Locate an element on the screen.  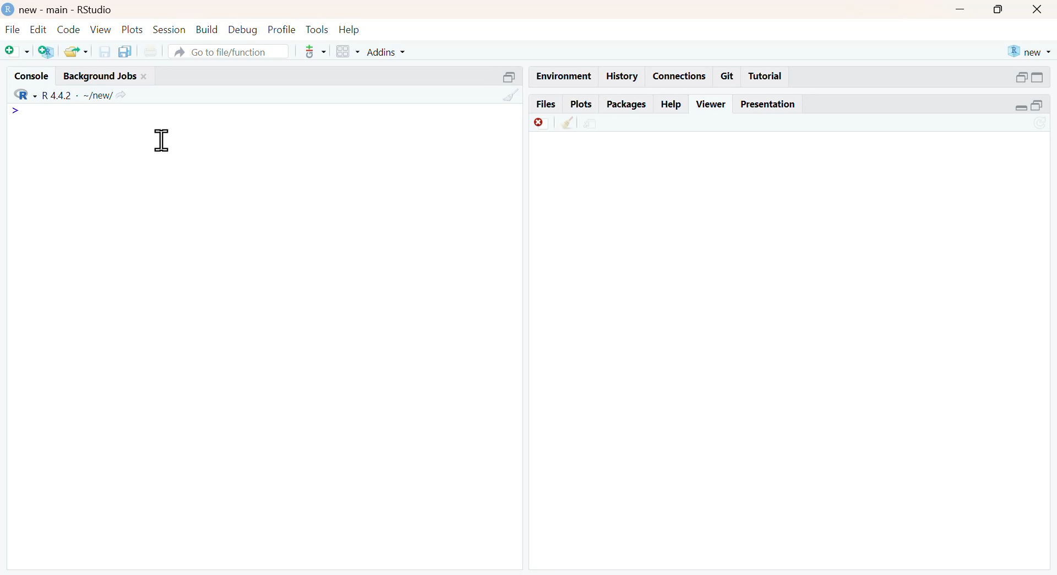
clean is located at coordinates (512, 95).